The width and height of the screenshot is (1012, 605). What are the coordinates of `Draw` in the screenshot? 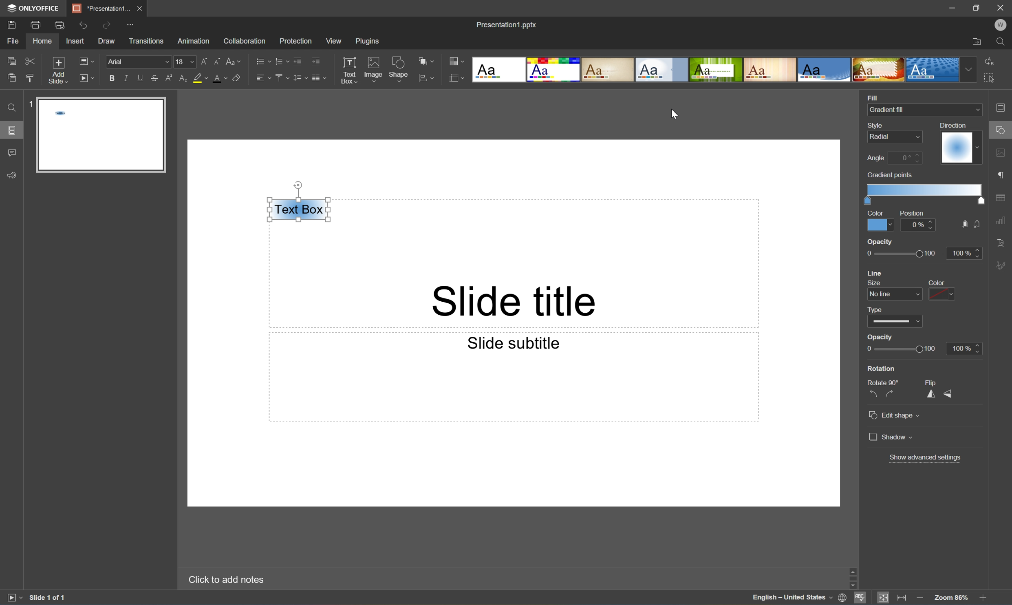 It's located at (107, 40).